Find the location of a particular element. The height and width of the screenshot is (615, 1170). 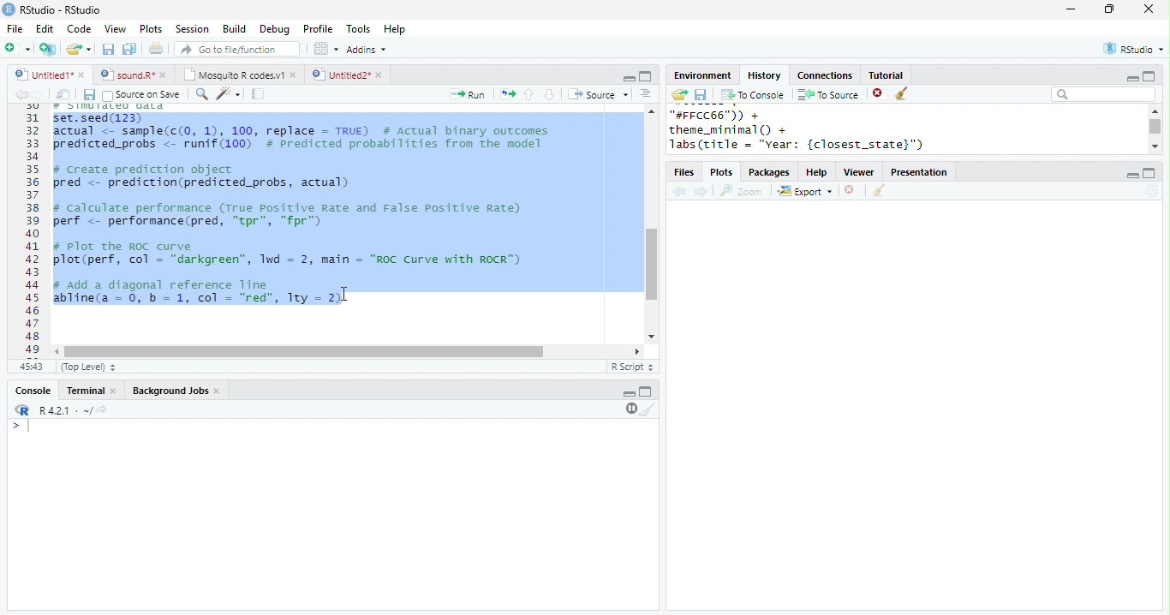

search is located at coordinates (202, 94).